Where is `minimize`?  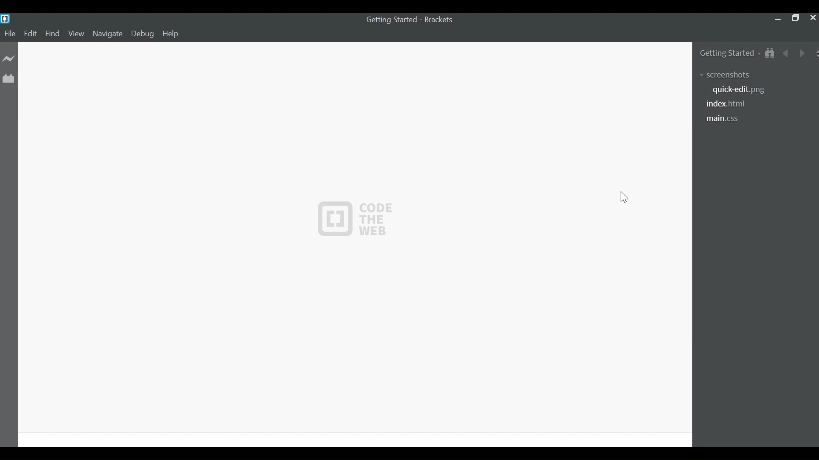 minimize is located at coordinates (778, 19).